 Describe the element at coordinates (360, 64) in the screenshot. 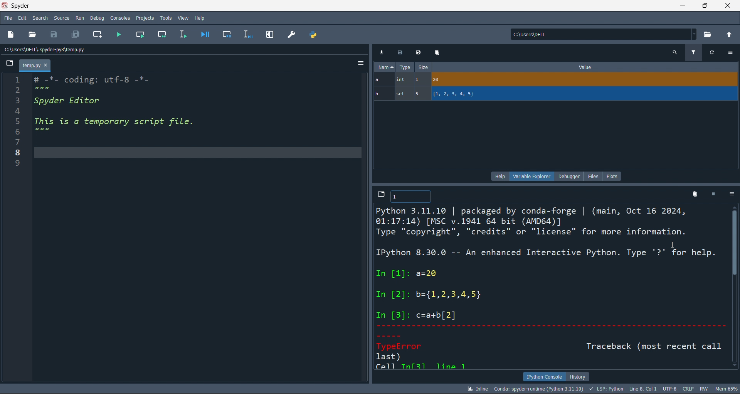

I see `options` at that location.